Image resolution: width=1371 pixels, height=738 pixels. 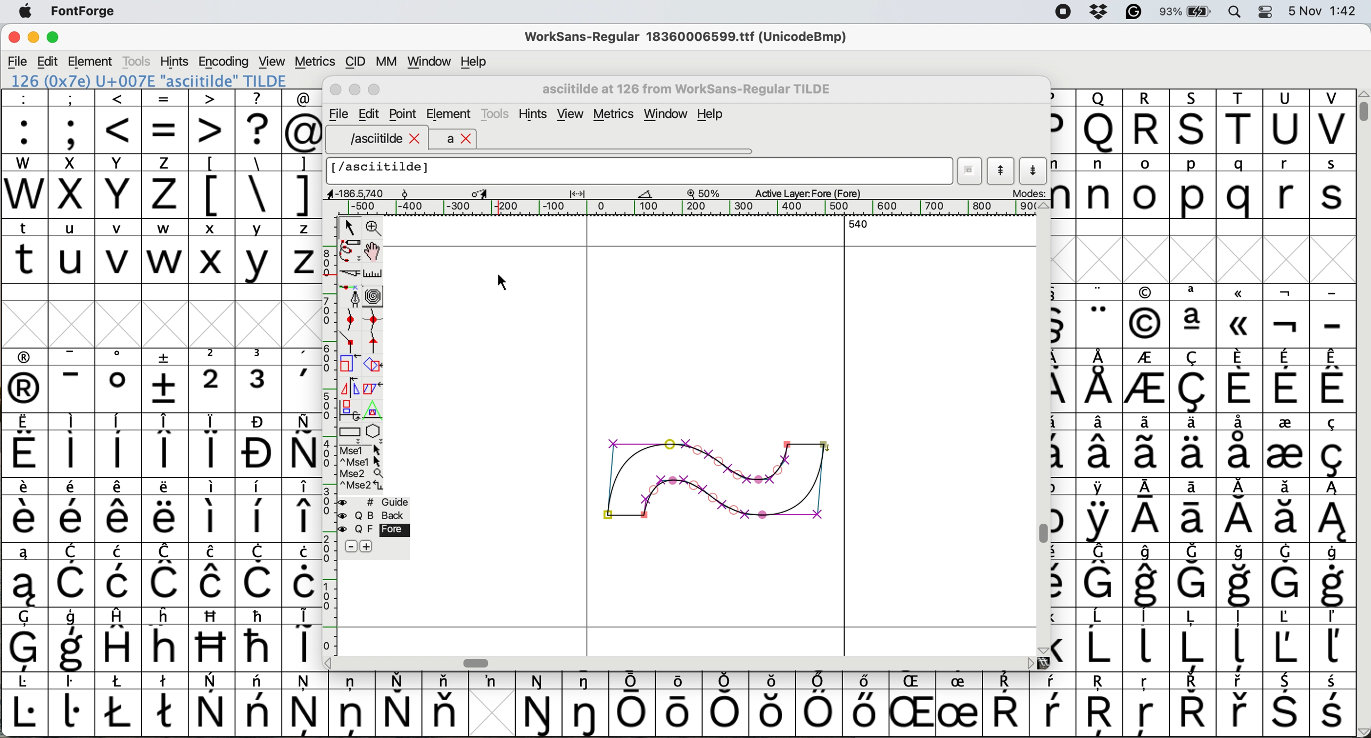 What do you see at coordinates (1145, 316) in the screenshot?
I see `` at bounding box center [1145, 316].